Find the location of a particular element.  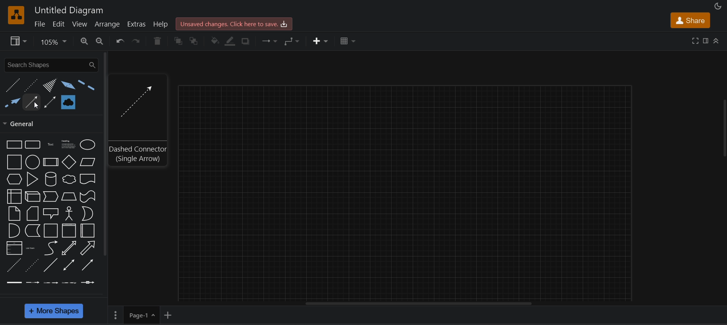

dashed line is located at coordinates (12, 265).